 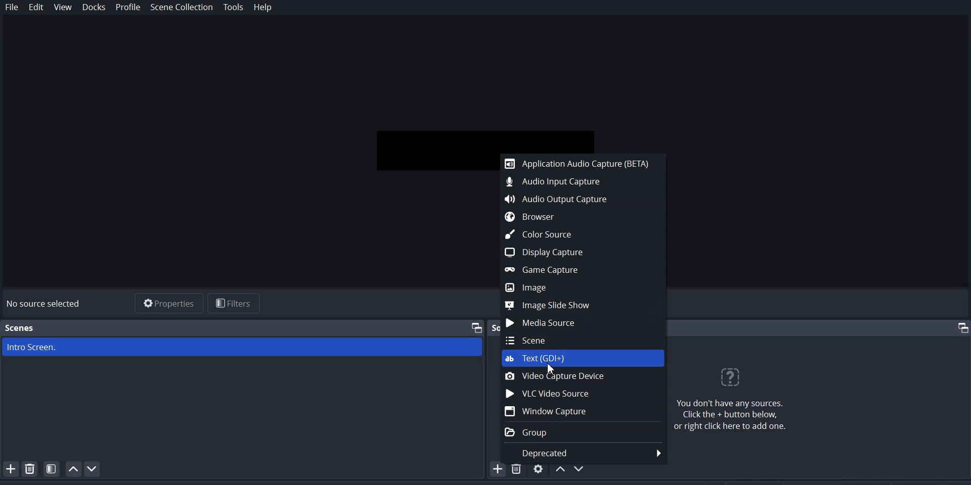 I want to click on Move Source Up, so click(x=560, y=468).